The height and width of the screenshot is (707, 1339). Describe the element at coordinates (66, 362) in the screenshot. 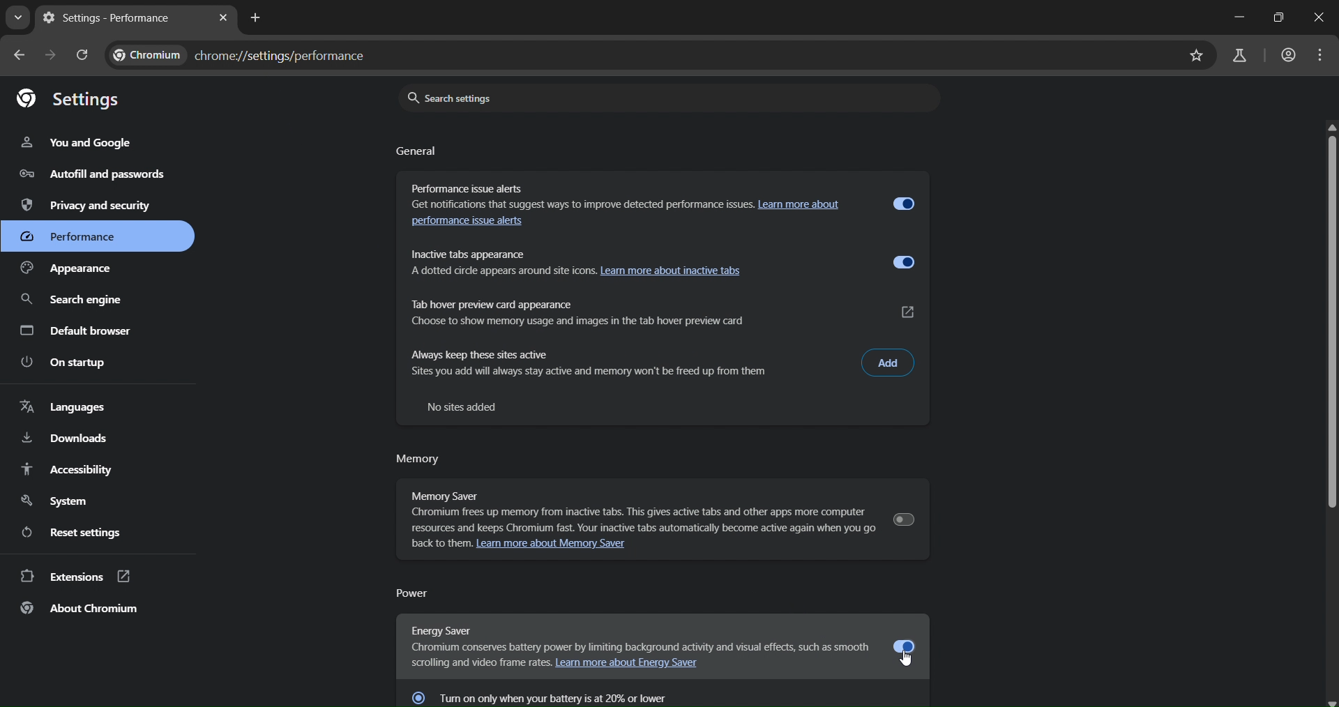

I see `on startup` at that location.